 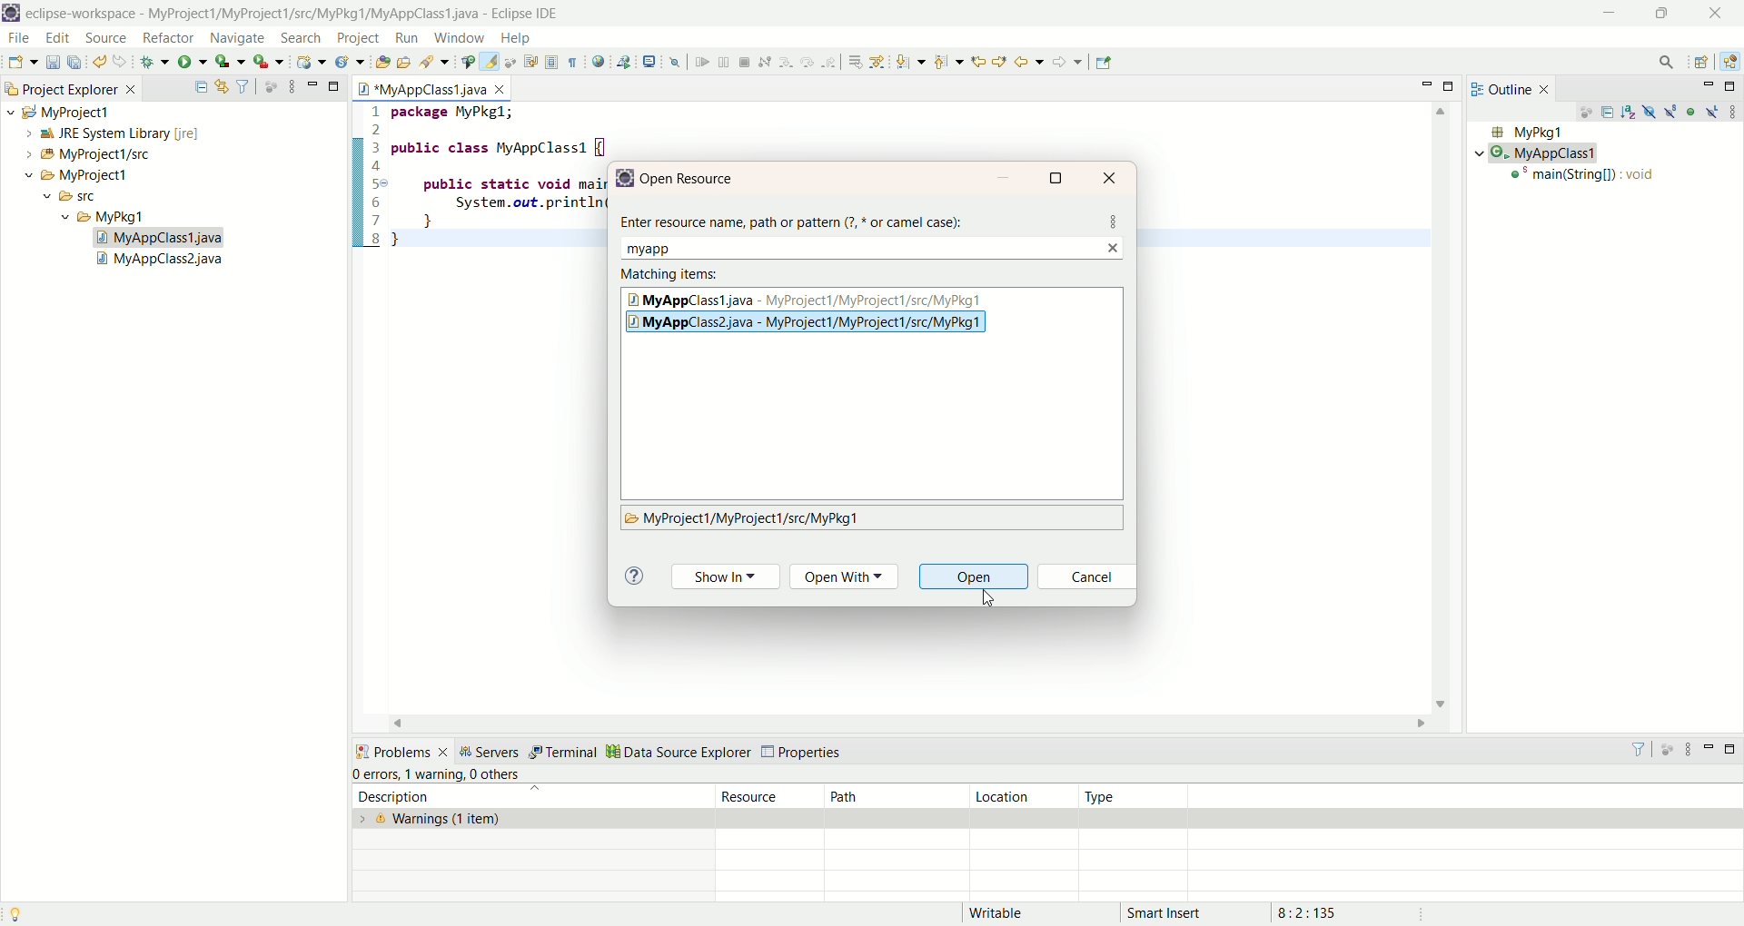 What do you see at coordinates (268, 64) in the screenshot?
I see `run last tool` at bounding box center [268, 64].